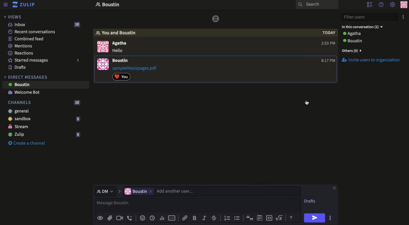 Image resolution: width=409 pixels, height=225 pixels. Describe the element at coordinates (172, 217) in the screenshot. I see `GIF` at that location.